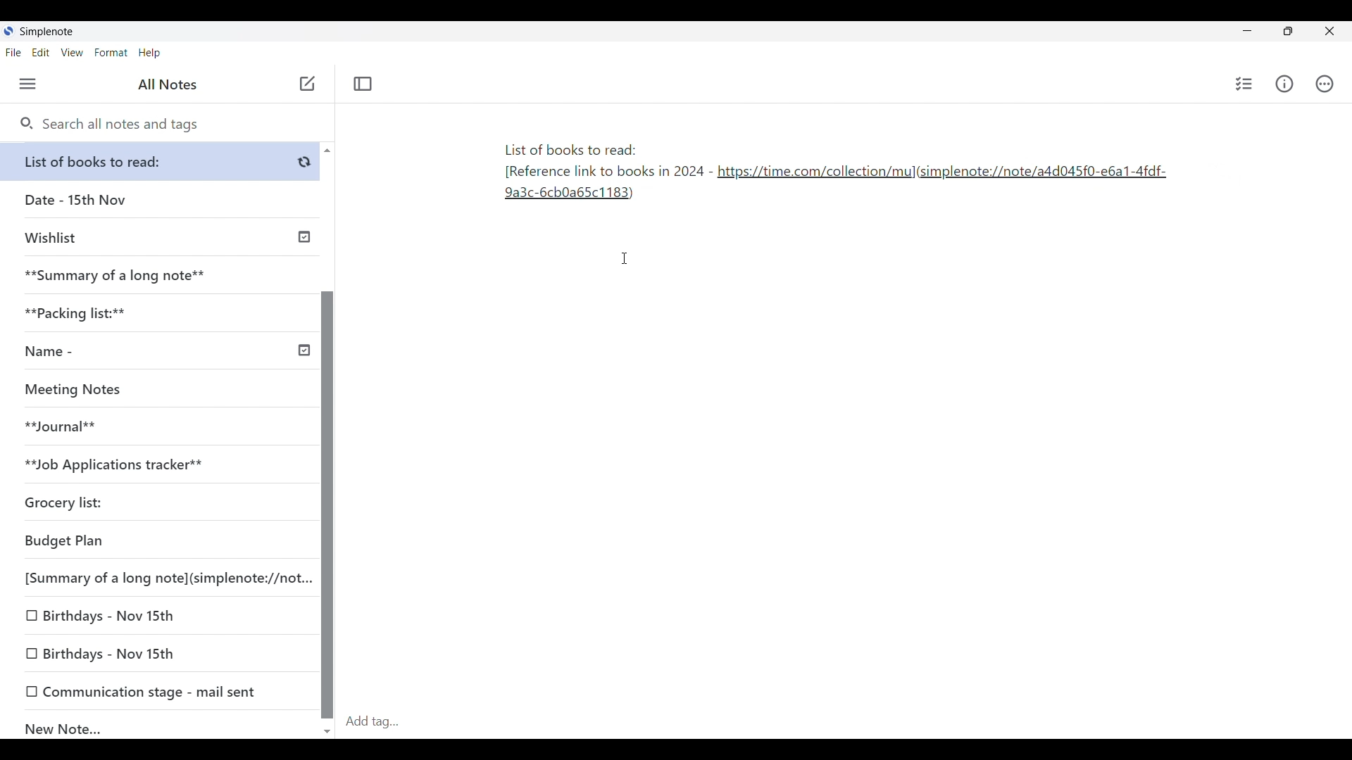 The width and height of the screenshot is (1352, 760). What do you see at coordinates (73, 53) in the screenshot?
I see `View` at bounding box center [73, 53].